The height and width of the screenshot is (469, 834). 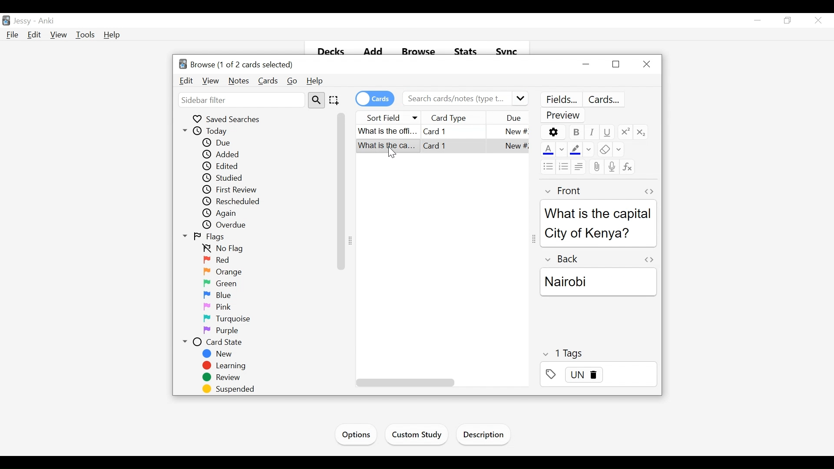 I want to click on Flags, so click(x=205, y=238).